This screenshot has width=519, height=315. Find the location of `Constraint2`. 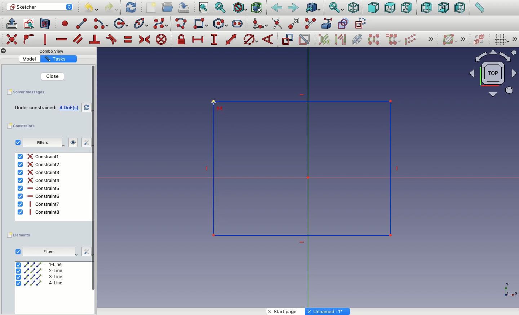

Constraint2 is located at coordinates (38, 164).